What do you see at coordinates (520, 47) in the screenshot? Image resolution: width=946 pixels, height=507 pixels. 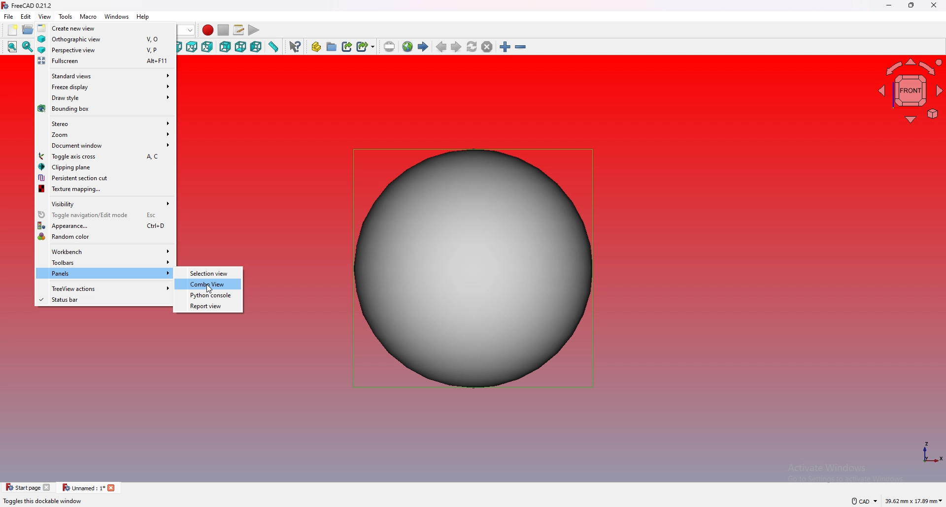 I see `zoom out` at bounding box center [520, 47].